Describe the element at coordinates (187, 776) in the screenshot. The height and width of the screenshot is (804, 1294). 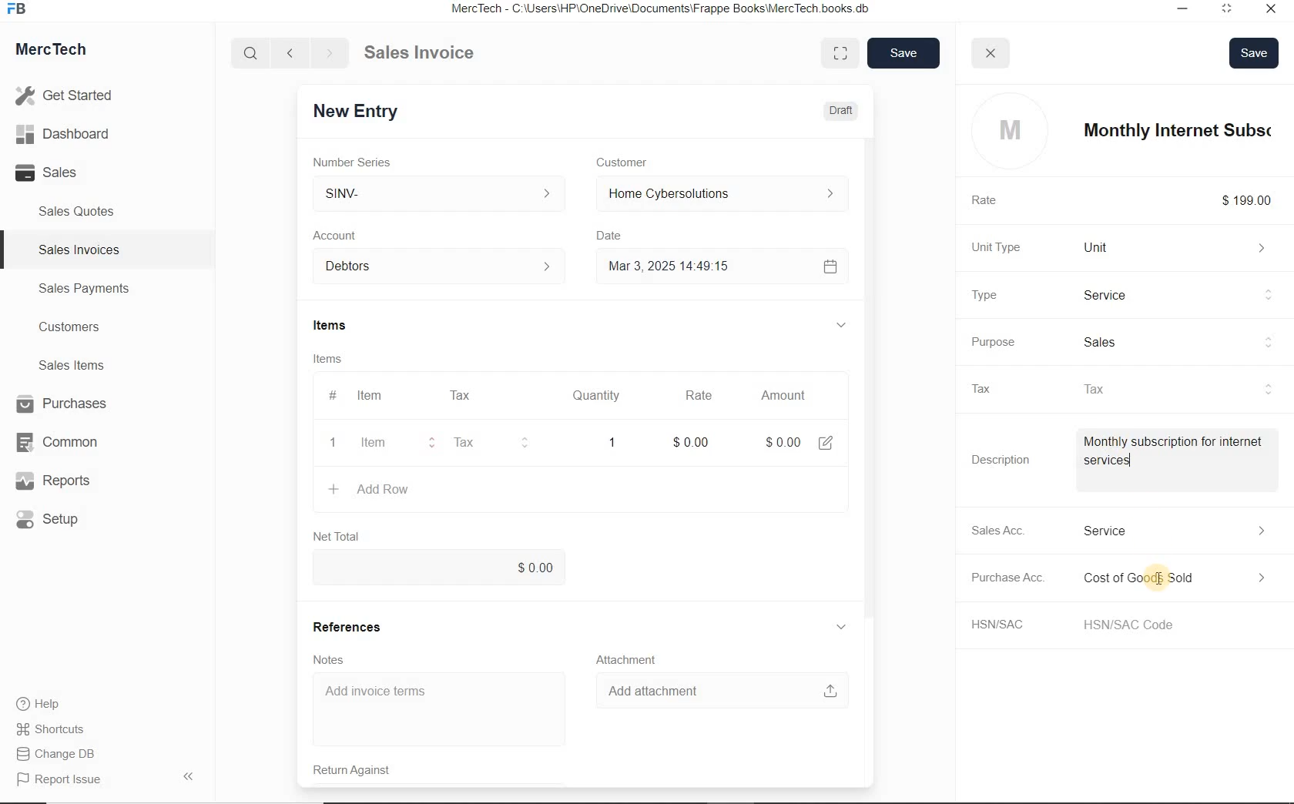
I see `Hide Sidebar` at that location.